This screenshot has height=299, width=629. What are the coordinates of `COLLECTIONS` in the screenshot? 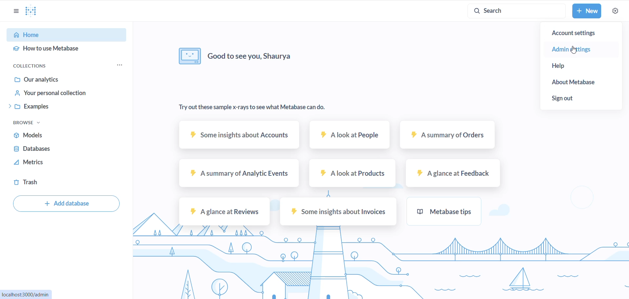 It's located at (36, 66).